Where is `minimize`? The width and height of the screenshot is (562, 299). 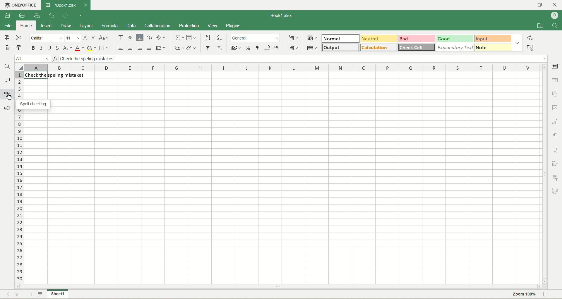
minimize is located at coordinates (527, 5).